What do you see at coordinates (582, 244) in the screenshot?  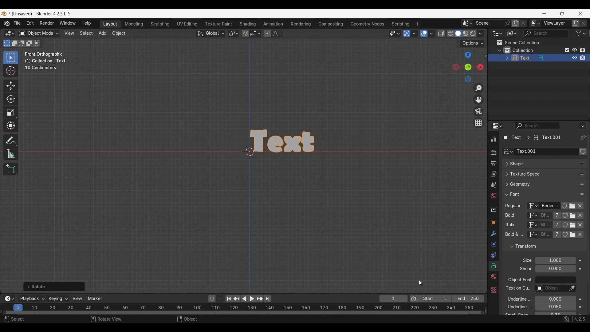 I see `Change order in the list` at bounding box center [582, 244].